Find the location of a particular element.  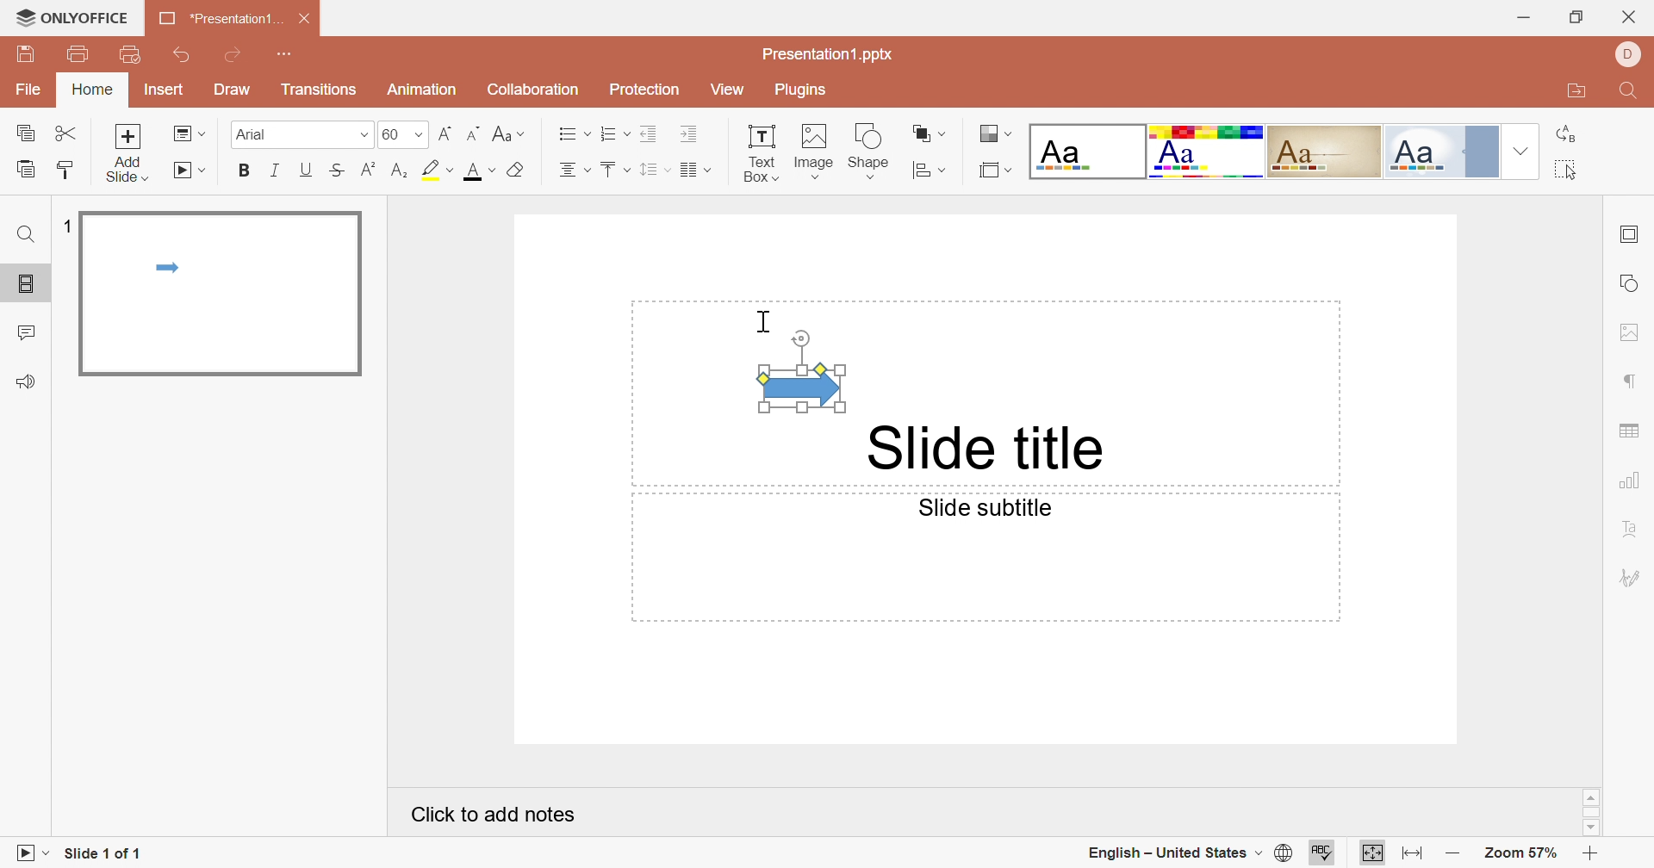

Click to add notes is located at coordinates (496, 815).